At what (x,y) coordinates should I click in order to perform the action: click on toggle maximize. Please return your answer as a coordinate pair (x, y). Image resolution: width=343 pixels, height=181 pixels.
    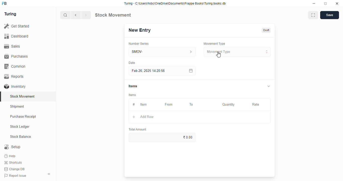
    Looking at the image, I should click on (325, 4).